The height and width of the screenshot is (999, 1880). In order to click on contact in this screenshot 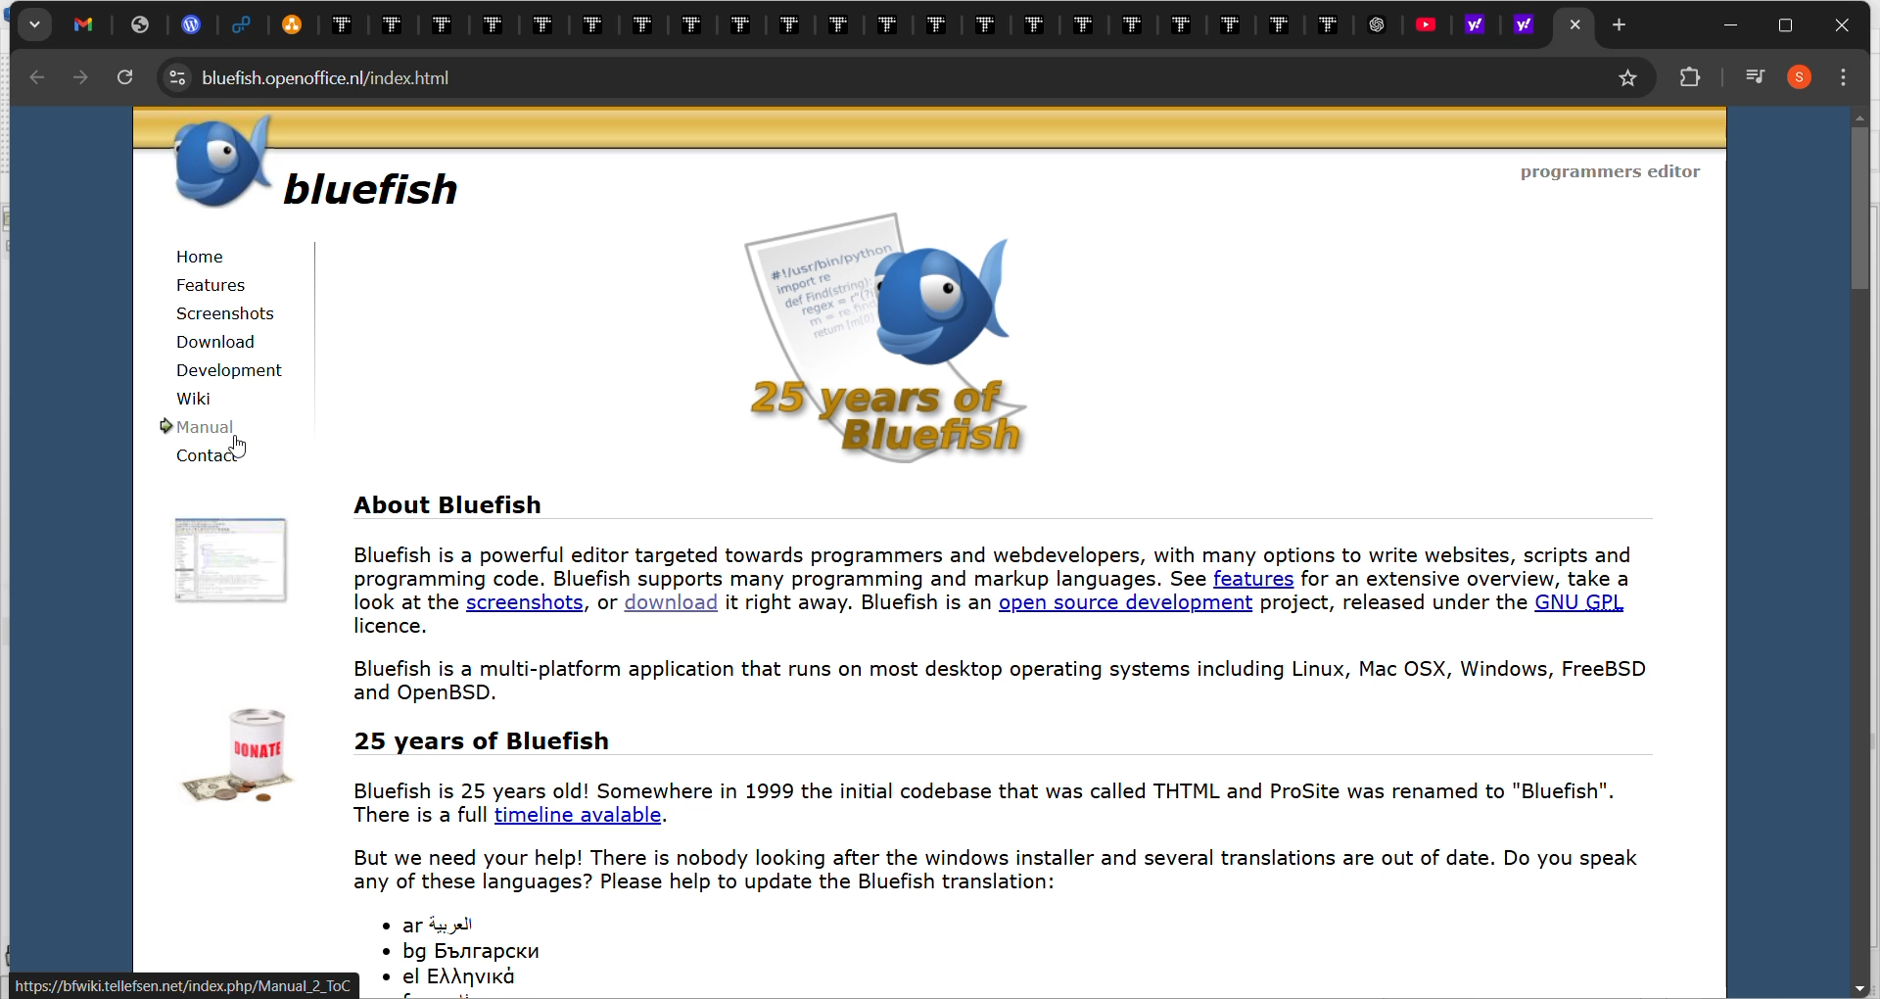, I will do `click(210, 456)`.